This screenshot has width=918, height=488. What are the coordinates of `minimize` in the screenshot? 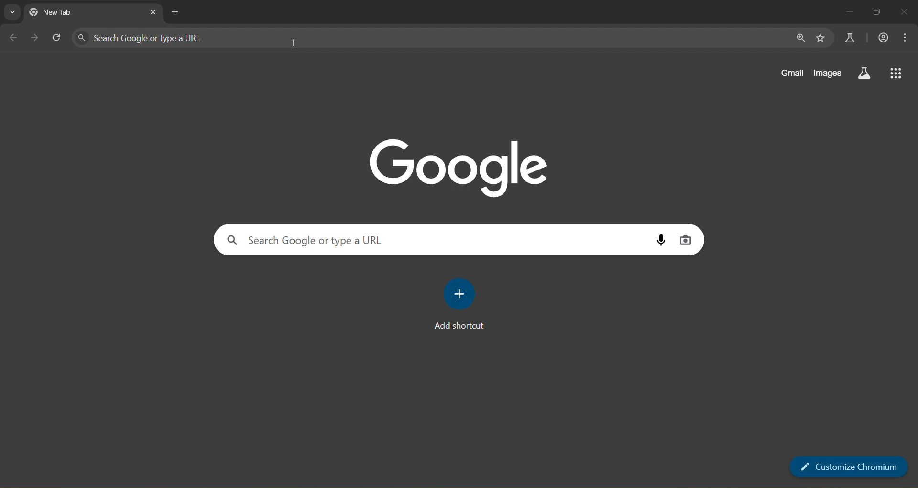 It's located at (849, 11).